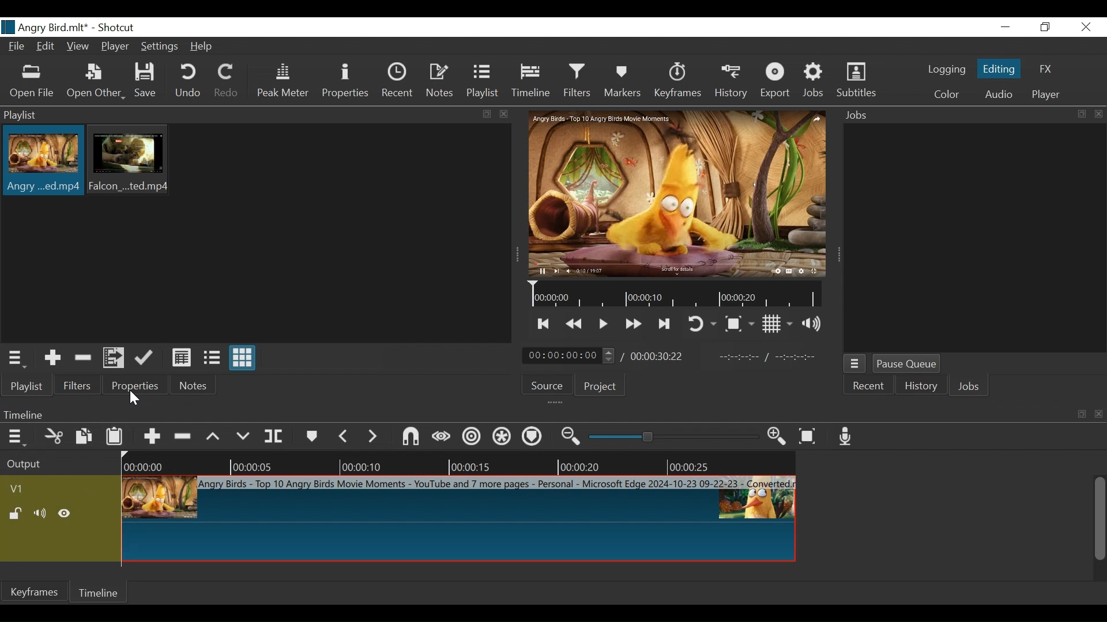 The width and height of the screenshot is (1107, 622). I want to click on Notes, so click(194, 385).